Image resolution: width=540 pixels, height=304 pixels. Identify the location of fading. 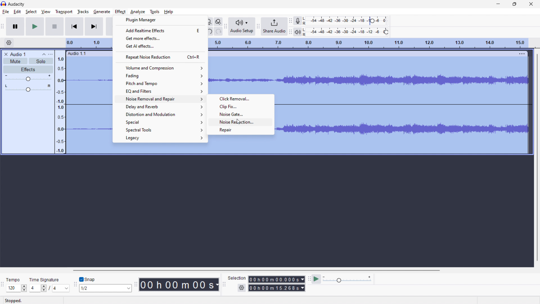
(160, 76).